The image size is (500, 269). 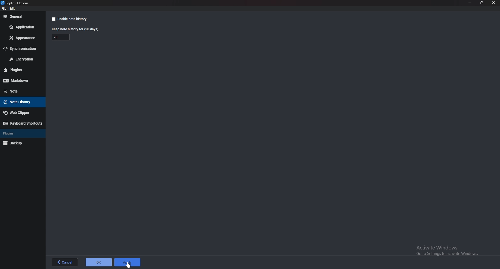 What do you see at coordinates (20, 91) in the screenshot?
I see `Note` at bounding box center [20, 91].